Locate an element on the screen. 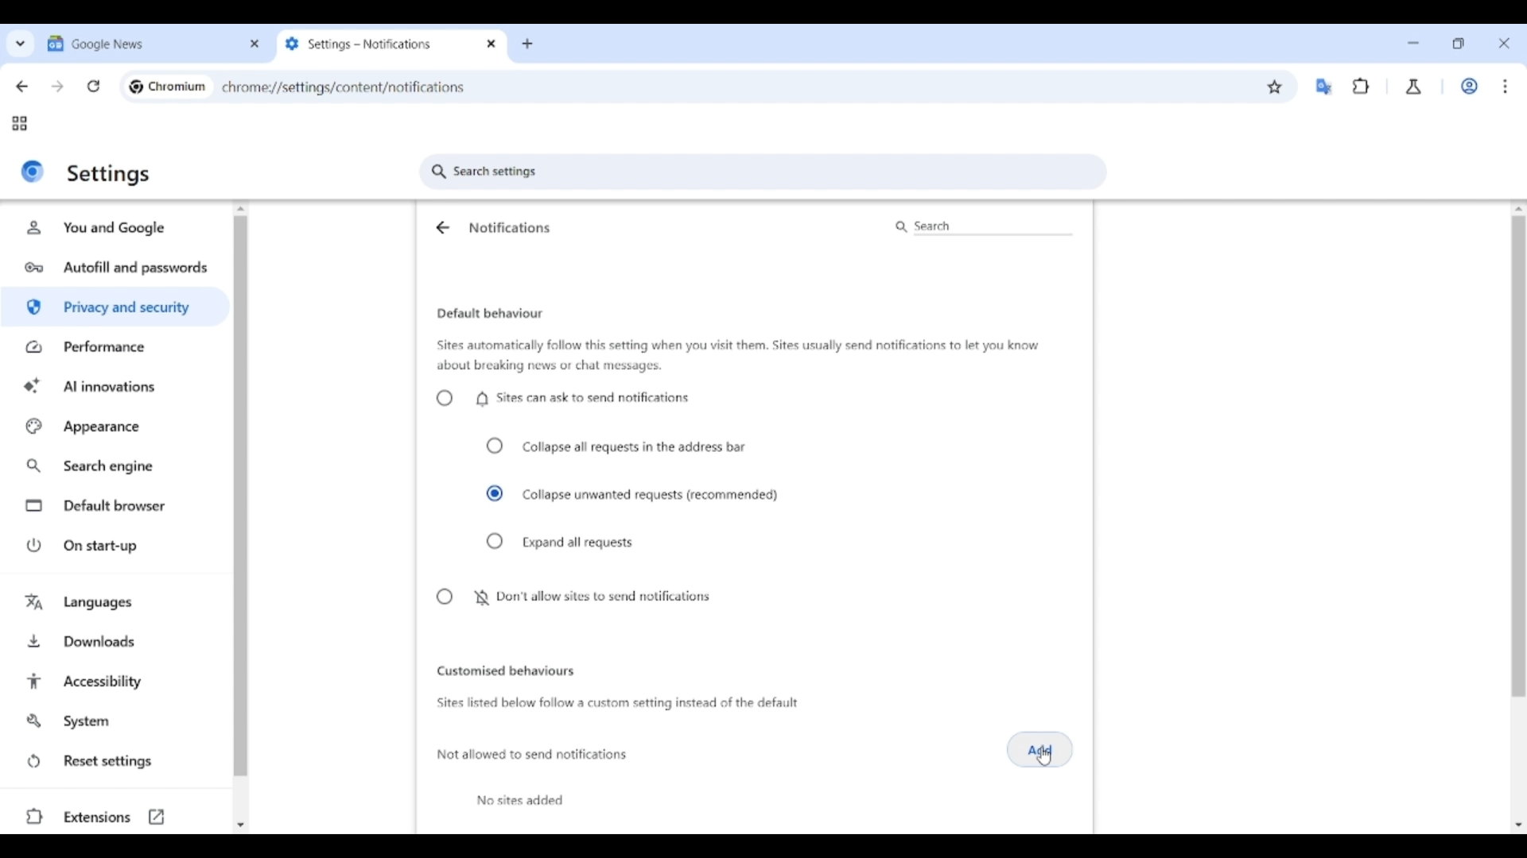 Image resolution: width=1527 pixels, height=858 pixels. Chrome labs is located at coordinates (1414, 87).